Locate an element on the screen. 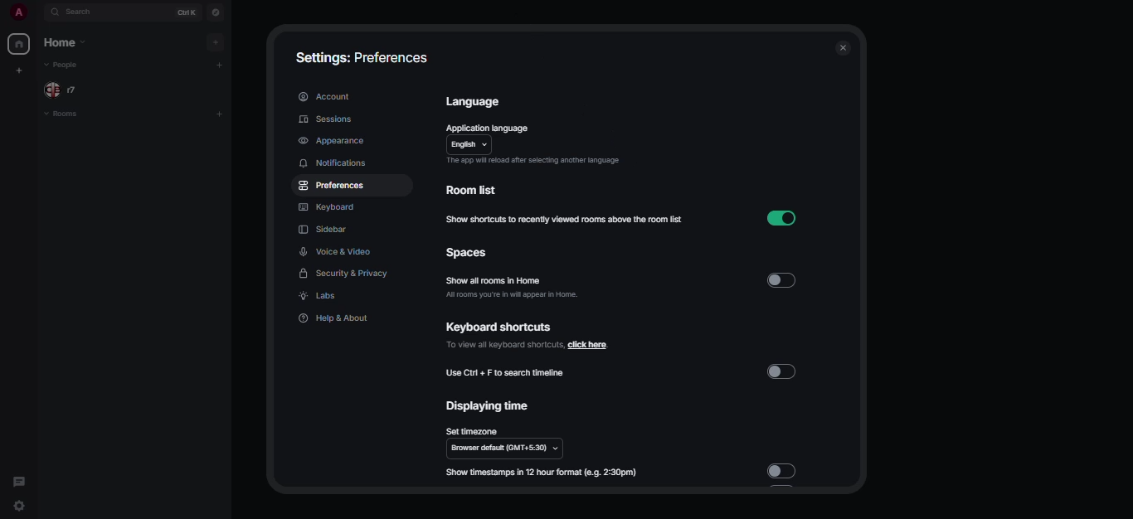 The width and height of the screenshot is (1133, 519). security & privacy is located at coordinates (340, 273).